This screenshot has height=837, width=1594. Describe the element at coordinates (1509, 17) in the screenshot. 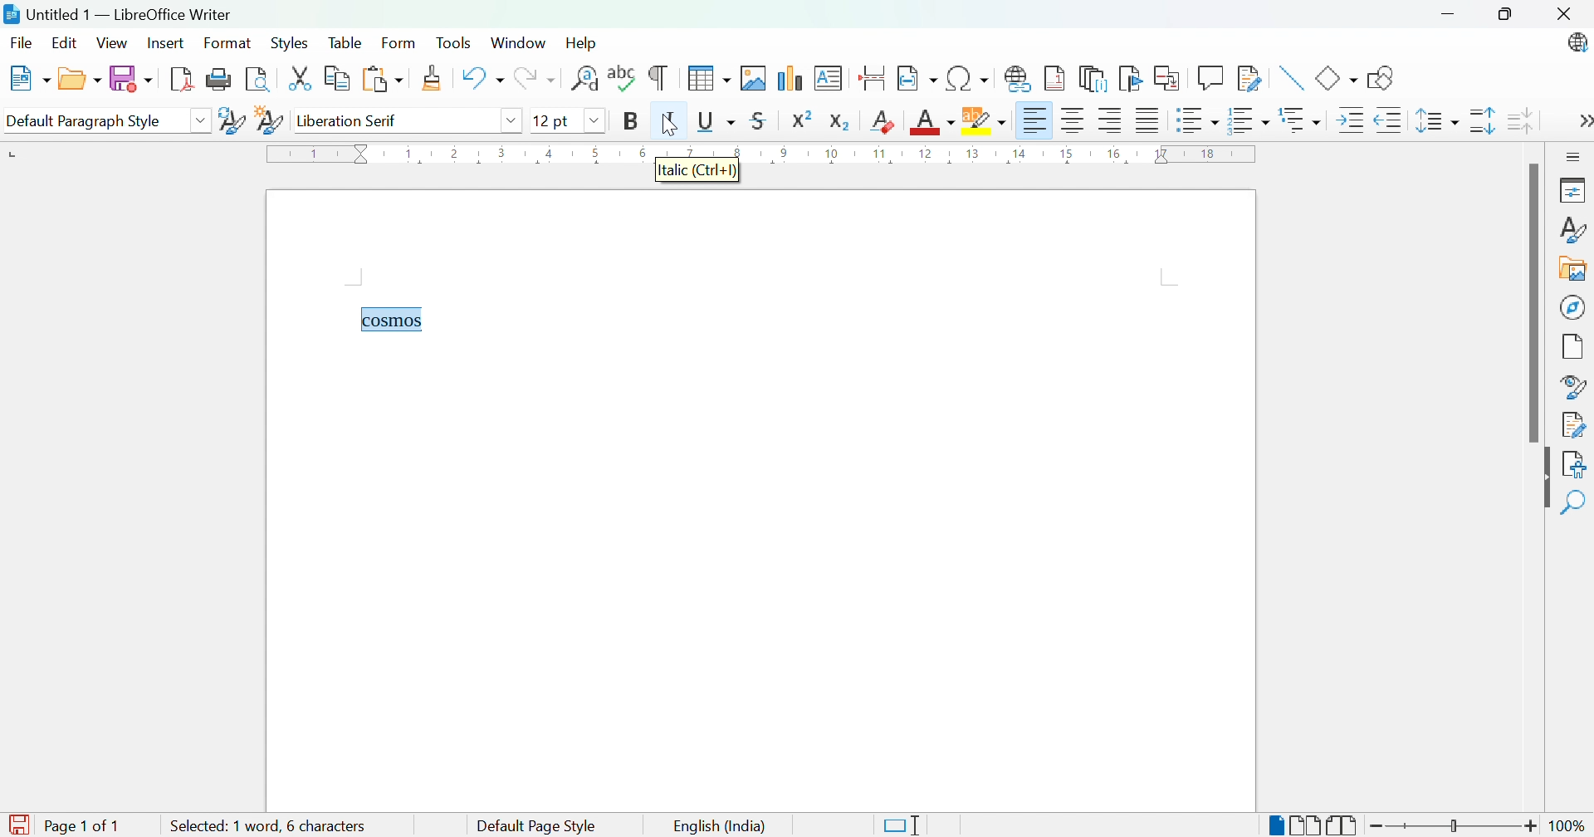

I see `Restore down` at that location.